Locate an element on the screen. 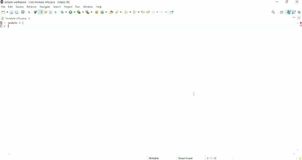  Debug is located at coordinates (300, 12).